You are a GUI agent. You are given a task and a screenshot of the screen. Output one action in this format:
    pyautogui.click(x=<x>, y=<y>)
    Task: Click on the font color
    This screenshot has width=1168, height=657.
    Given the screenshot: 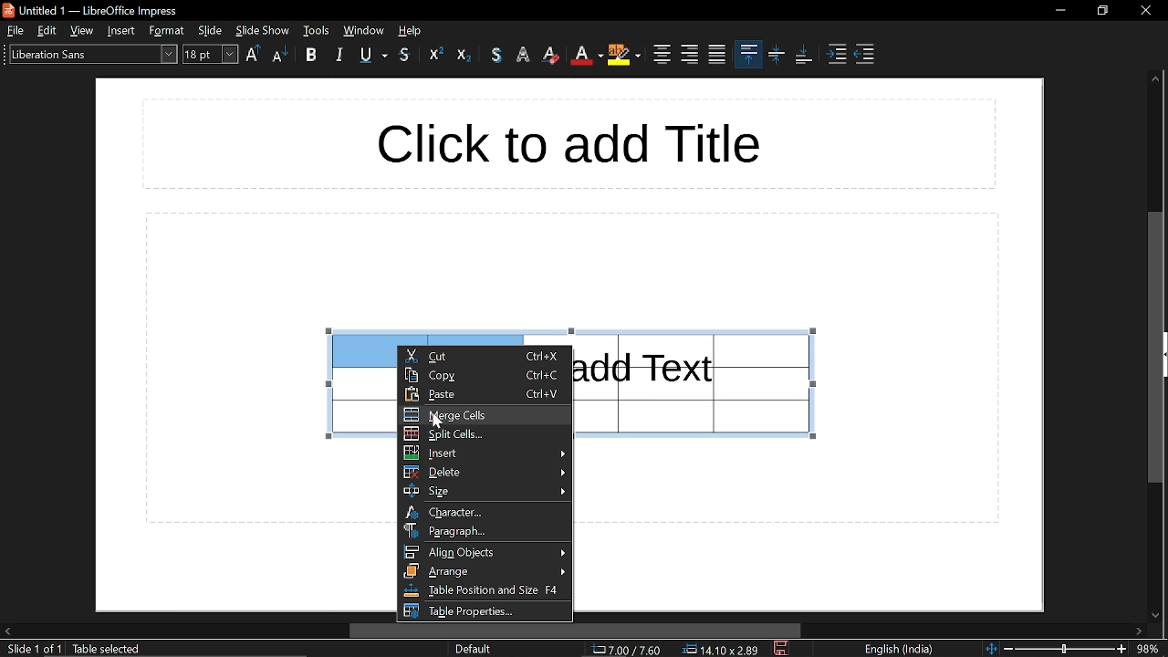 What is the action you would take?
    pyautogui.click(x=586, y=56)
    